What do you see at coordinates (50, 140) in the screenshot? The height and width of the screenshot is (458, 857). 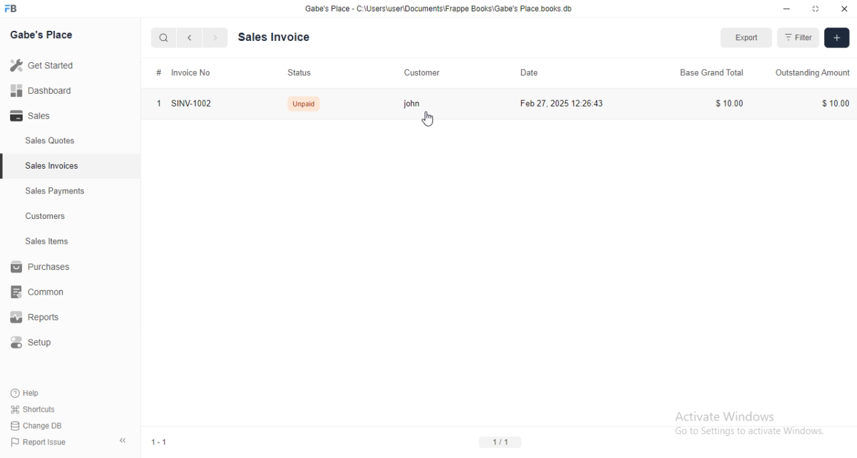 I see `sales quotes` at bounding box center [50, 140].